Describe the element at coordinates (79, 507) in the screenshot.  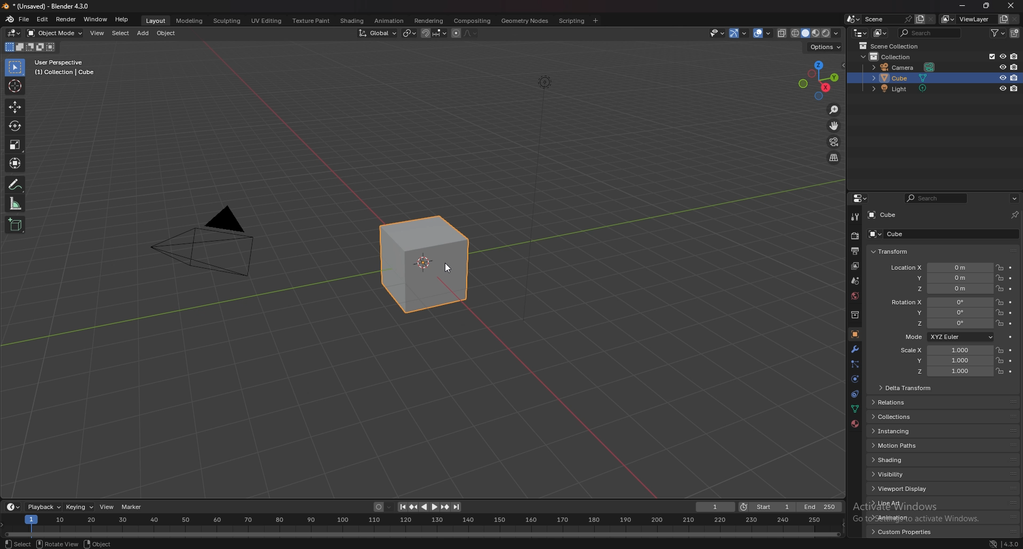
I see `keying` at that location.